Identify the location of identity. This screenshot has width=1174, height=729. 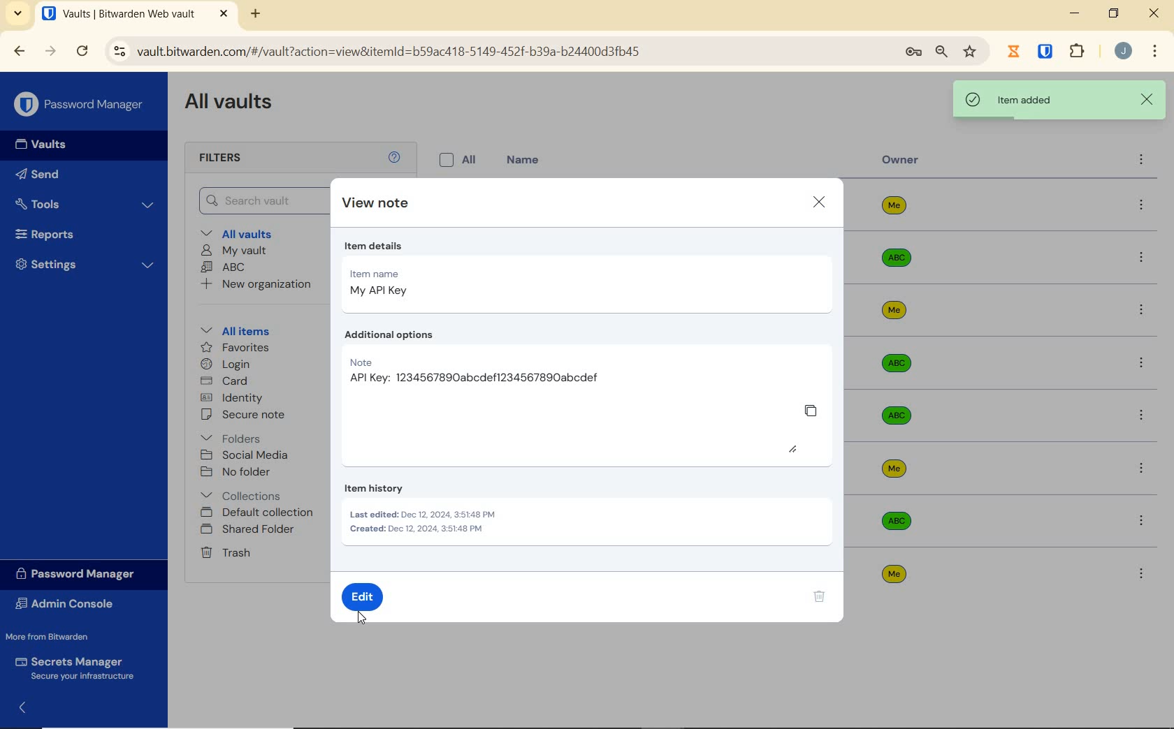
(234, 398).